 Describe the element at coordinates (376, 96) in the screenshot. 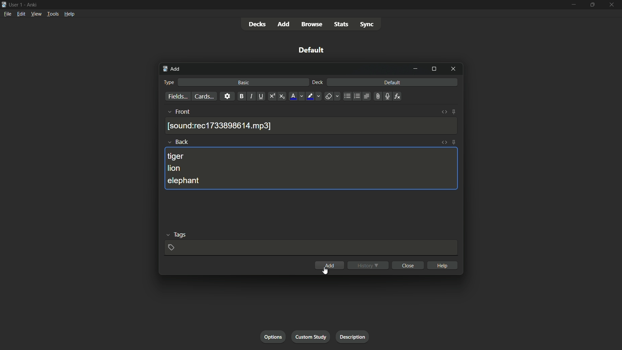

I see `attach` at that location.